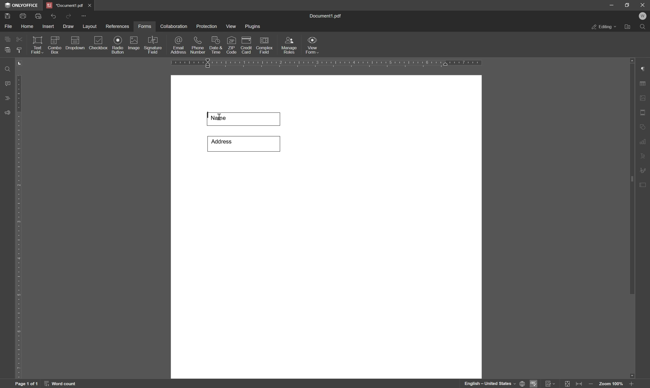 This screenshot has width=650, height=388. Describe the element at coordinates (632, 176) in the screenshot. I see `scroll bar` at that location.